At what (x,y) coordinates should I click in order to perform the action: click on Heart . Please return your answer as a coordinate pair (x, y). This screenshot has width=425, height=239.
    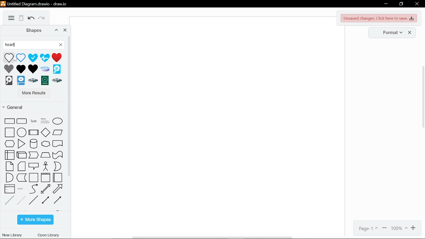
    Looking at the image, I should click on (9, 69).